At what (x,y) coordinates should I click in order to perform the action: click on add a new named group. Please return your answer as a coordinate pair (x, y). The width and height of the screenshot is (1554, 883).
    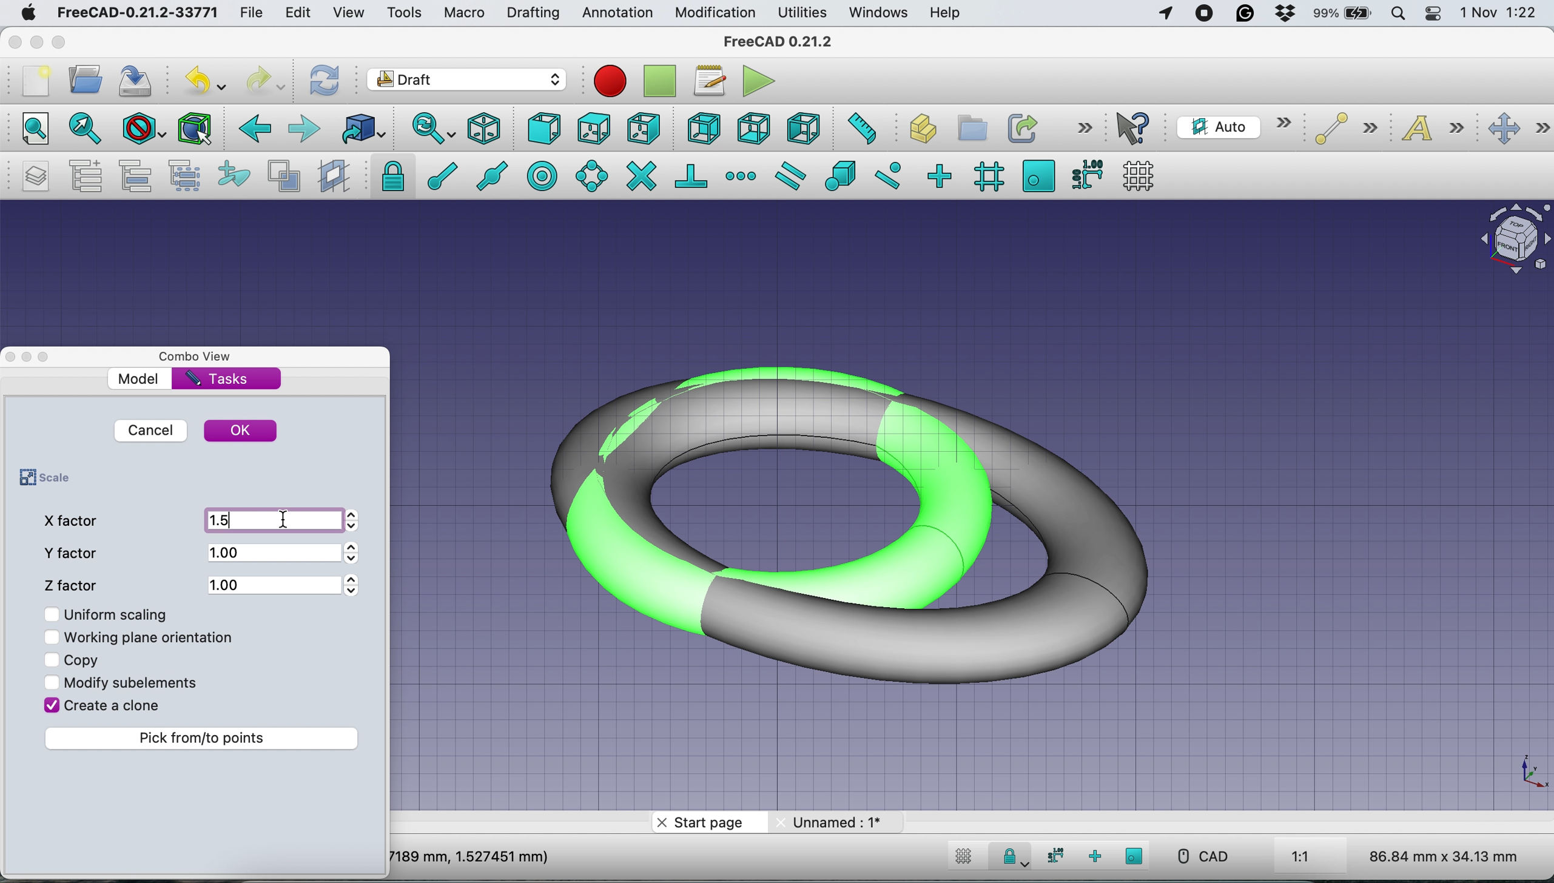
    Looking at the image, I should click on (87, 175).